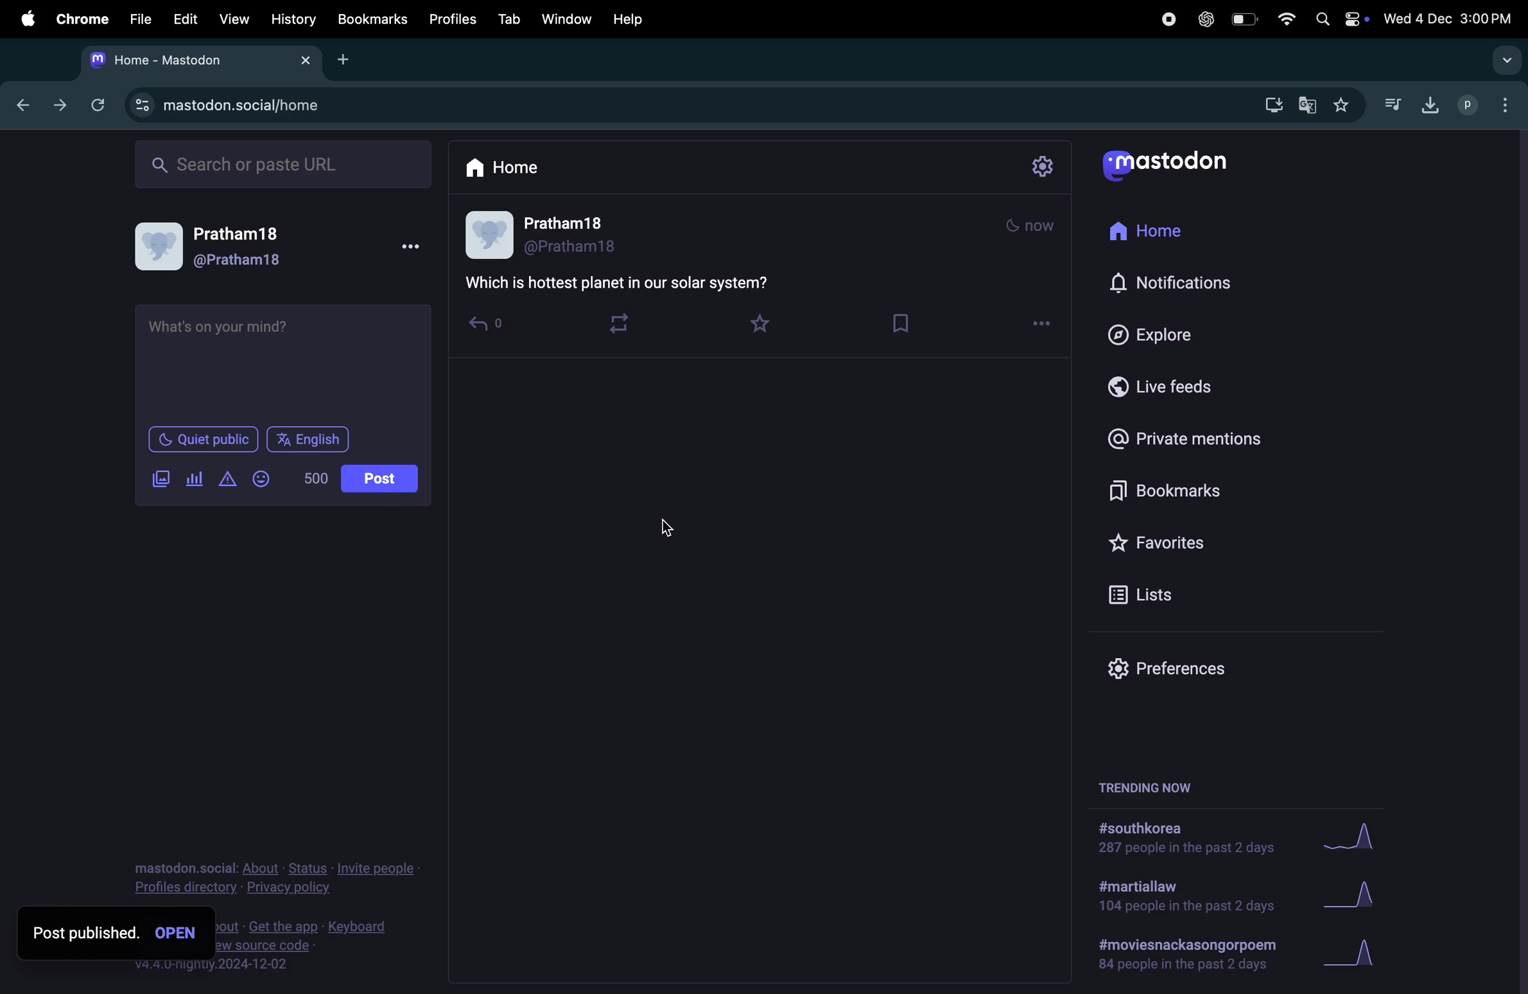 The width and height of the screenshot is (1528, 994). What do you see at coordinates (272, 875) in the screenshot?
I see `privacy and policy` at bounding box center [272, 875].